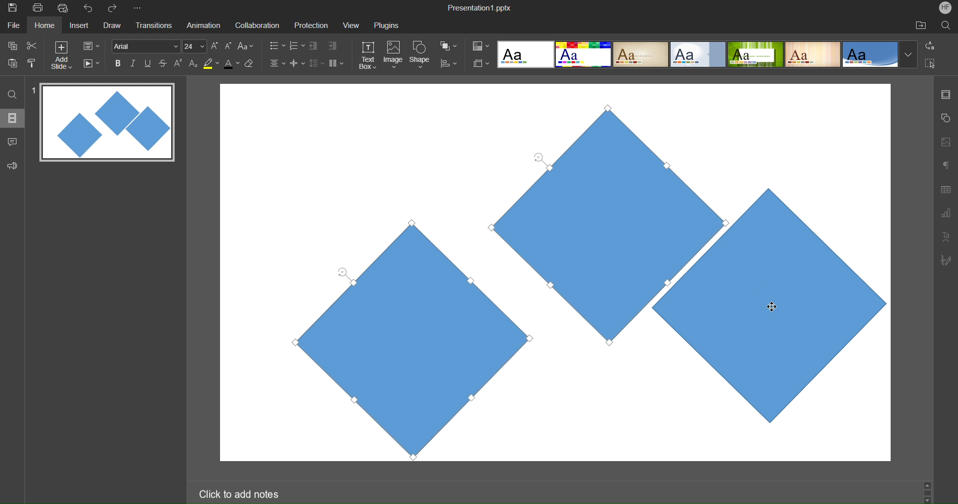 This screenshot has height=504, width=958. What do you see at coordinates (246, 45) in the screenshot?
I see `Font Case Settings` at bounding box center [246, 45].